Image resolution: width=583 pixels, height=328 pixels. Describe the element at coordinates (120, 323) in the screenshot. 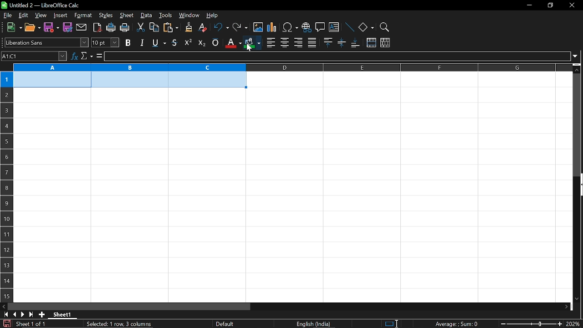

I see `Selected: 1 row, 3 columns` at that location.